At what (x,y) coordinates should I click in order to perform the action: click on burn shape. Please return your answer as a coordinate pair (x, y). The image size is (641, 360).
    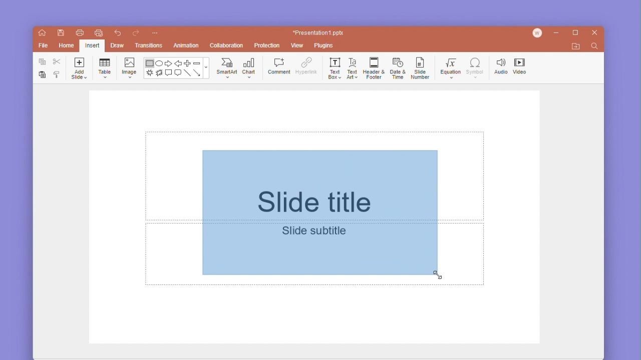
    Looking at the image, I should click on (159, 73).